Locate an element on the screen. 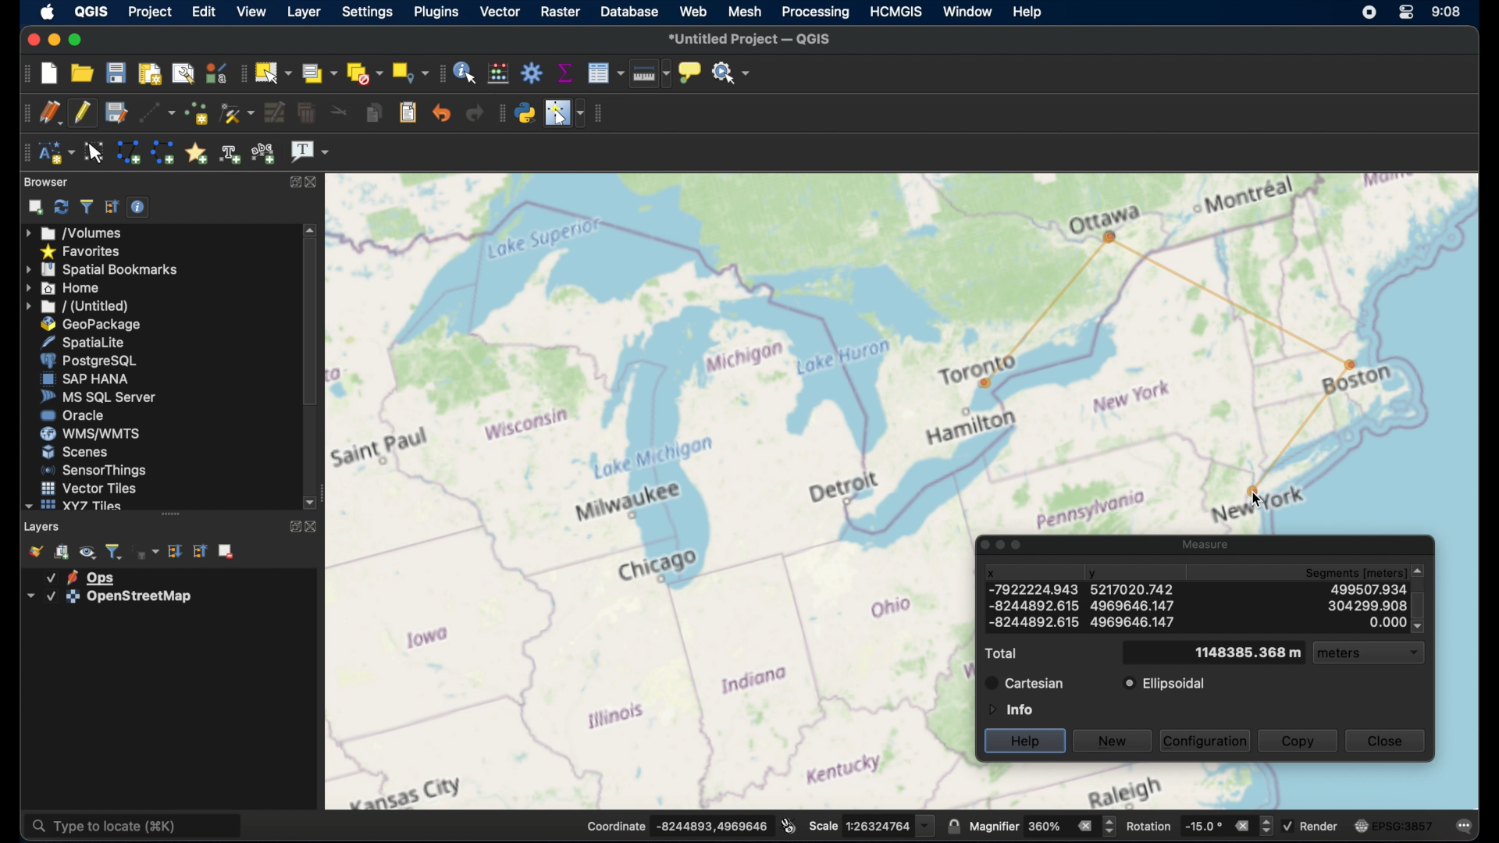  layer is located at coordinates (105, 597).